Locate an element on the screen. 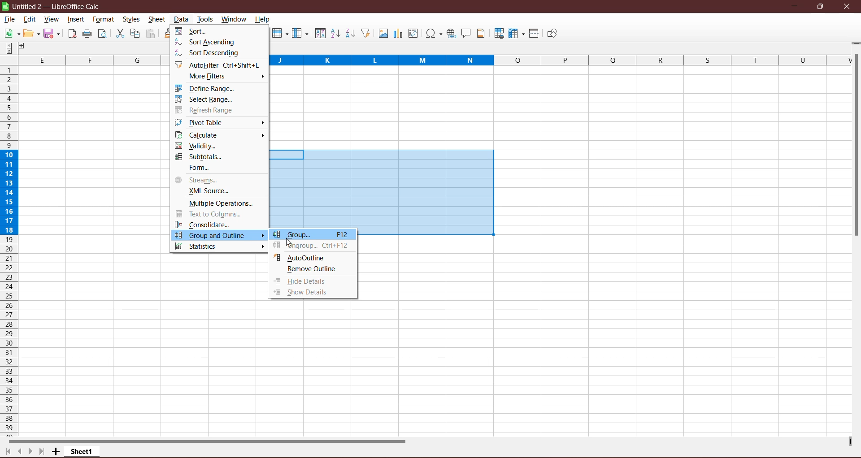 The height and width of the screenshot is (458, 861). Sort Descending is located at coordinates (351, 33).